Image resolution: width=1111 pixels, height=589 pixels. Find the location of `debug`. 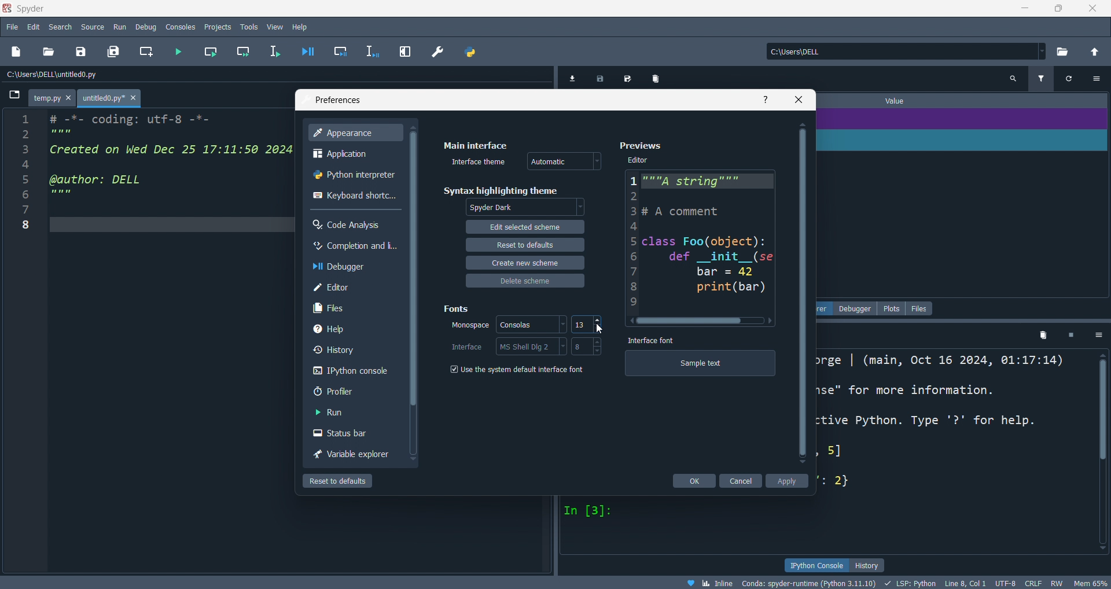

debug is located at coordinates (146, 27).